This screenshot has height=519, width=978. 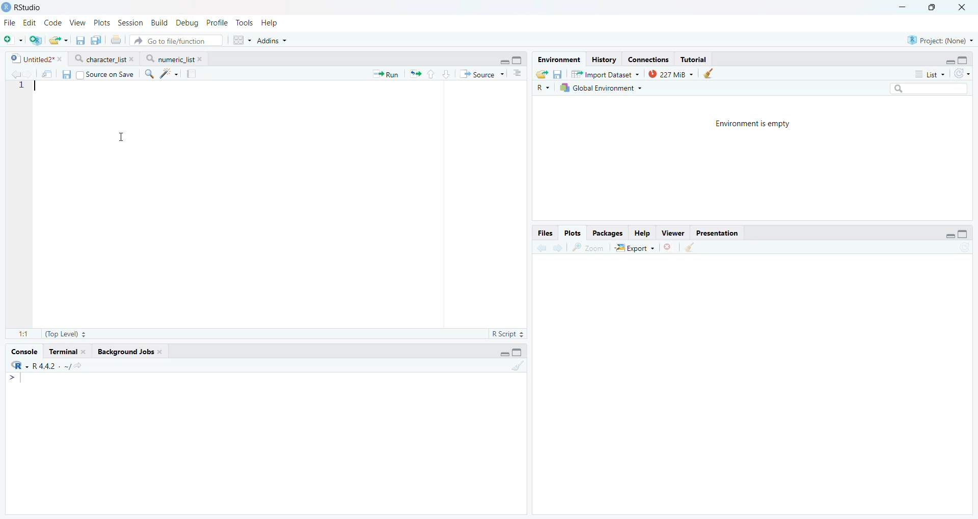 What do you see at coordinates (272, 41) in the screenshot?
I see `Addins` at bounding box center [272, 41].